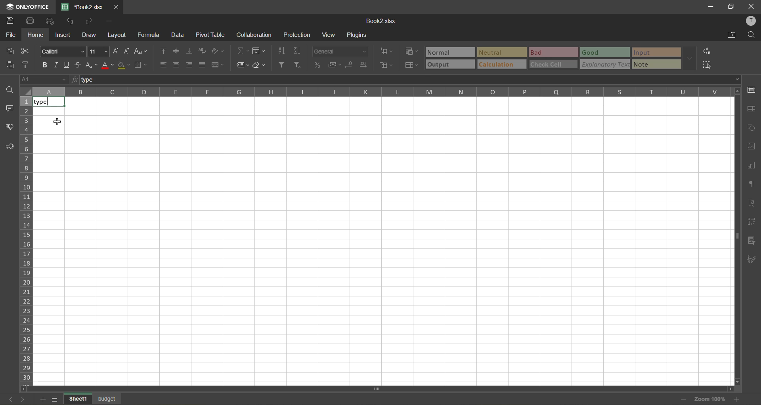 The height and width of the screenshot is (405, 761). I want to click on zoom factor, so click(710, 399).